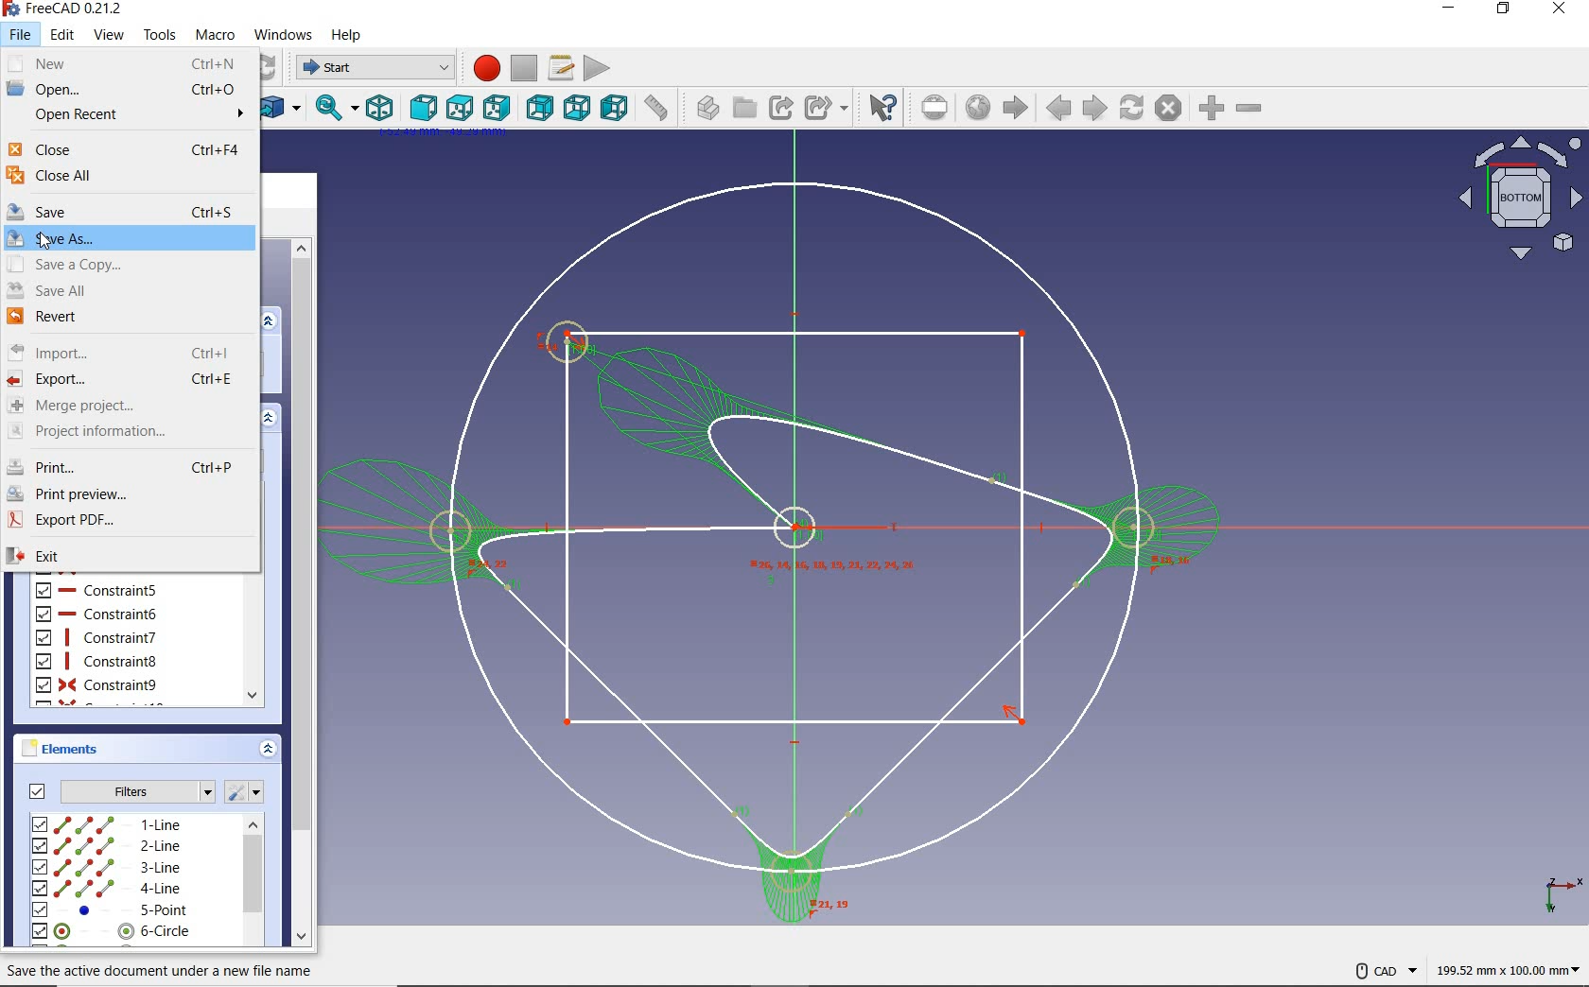 This screenshot has height=987, width=1589. What do you see at coordinates (423, 107) in the screenshot?
I see `front` at bounding box center [423, 107].